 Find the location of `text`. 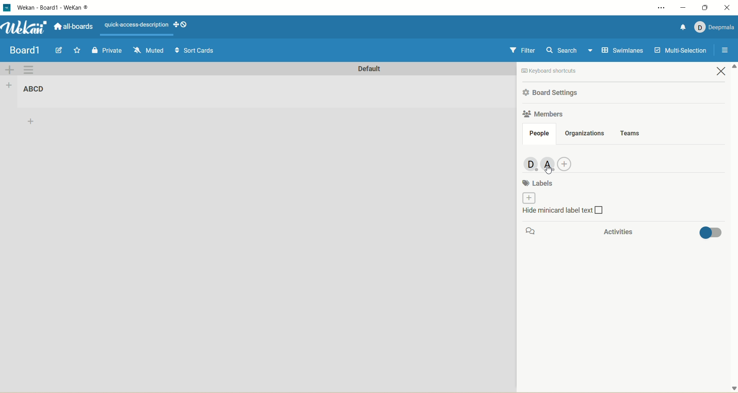

text is located at coordinates (567, 71).